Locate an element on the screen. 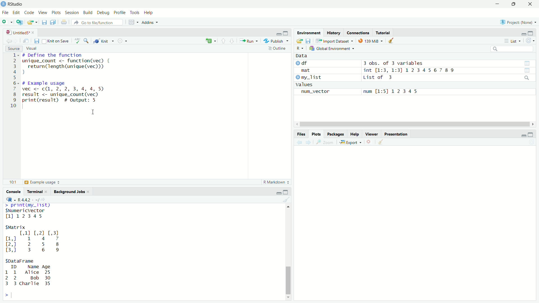  Console is located at coordinates (14, 191).